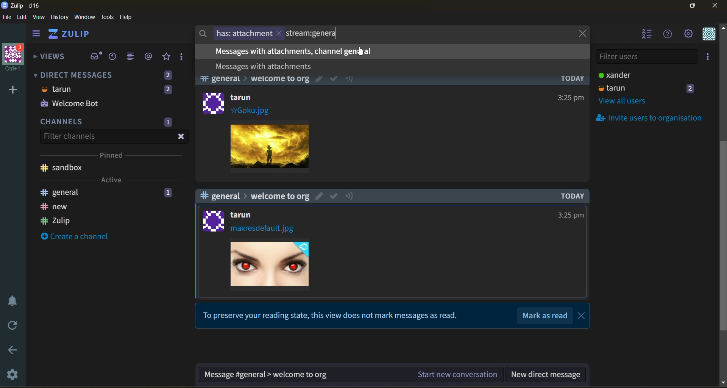 The height and width of the screenshot is (388, 727). I want to click on personal menu, so click(709, 34).